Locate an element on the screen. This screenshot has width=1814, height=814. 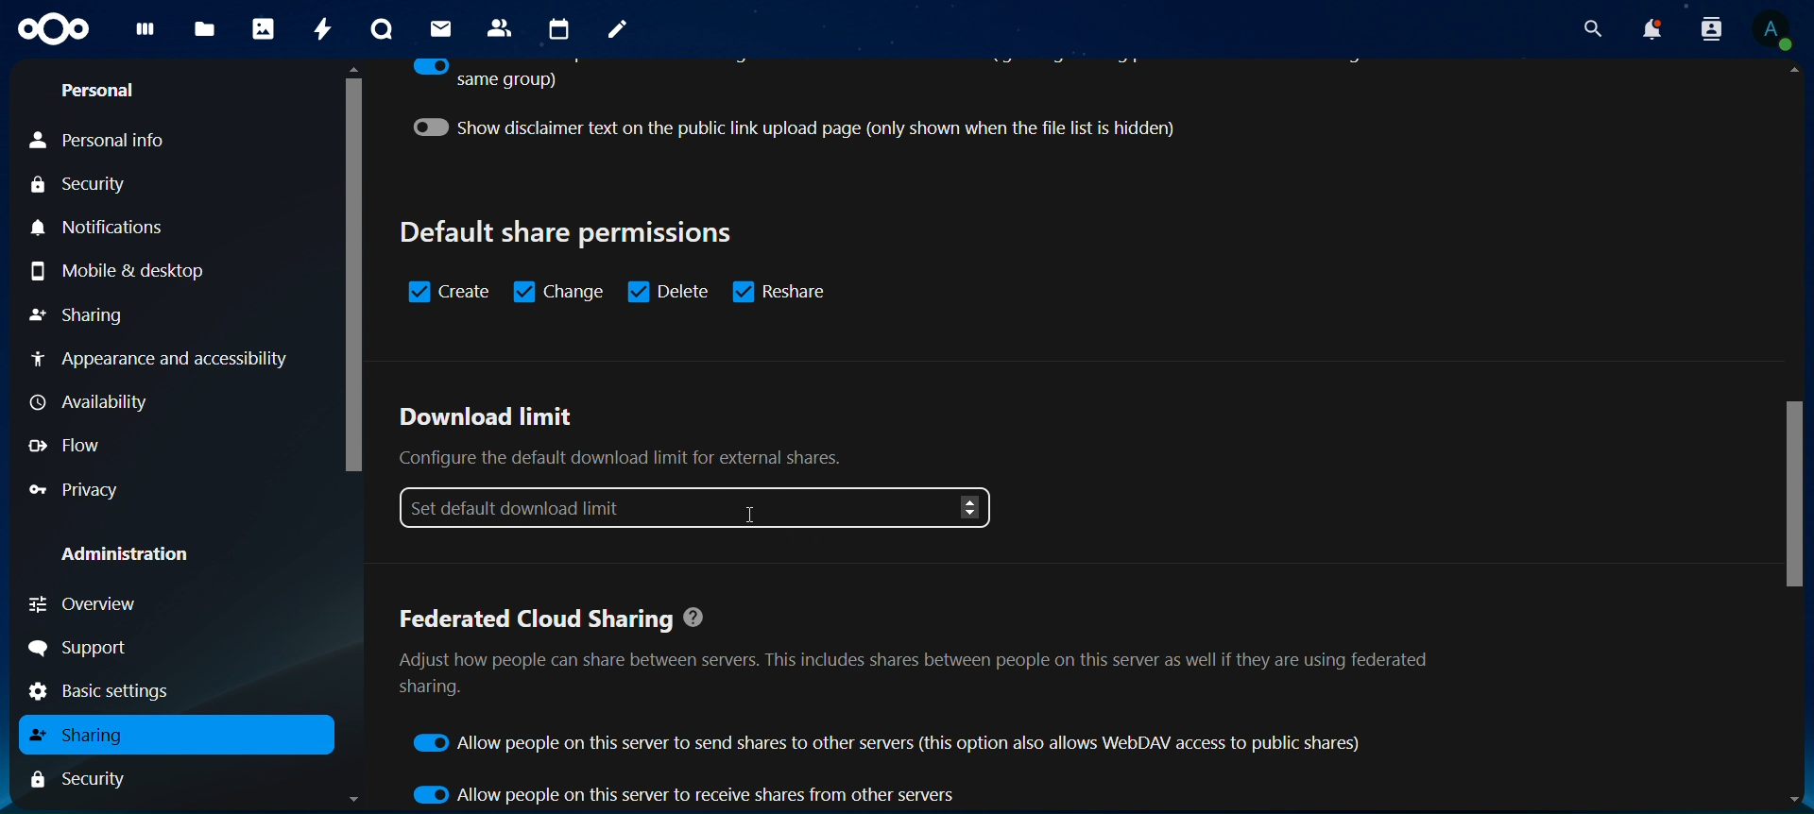
calendar is located at coordinates (559, 29).